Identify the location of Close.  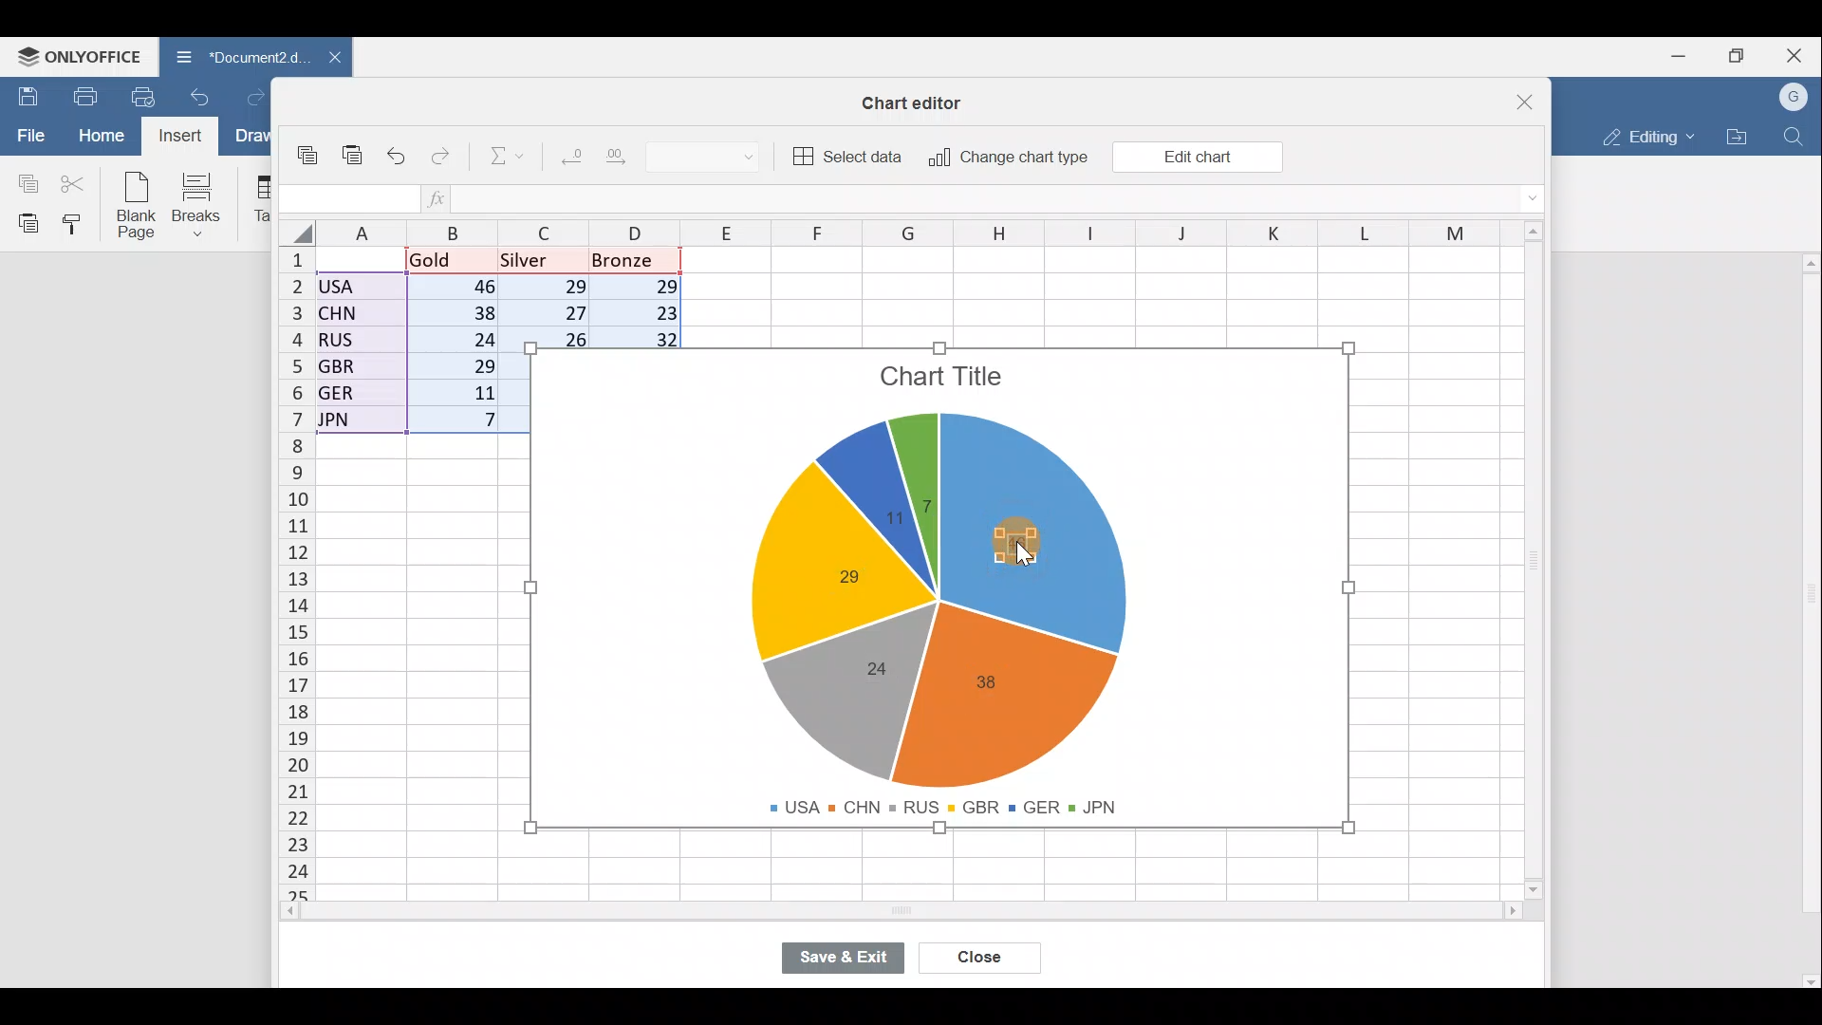
(1533, 100).